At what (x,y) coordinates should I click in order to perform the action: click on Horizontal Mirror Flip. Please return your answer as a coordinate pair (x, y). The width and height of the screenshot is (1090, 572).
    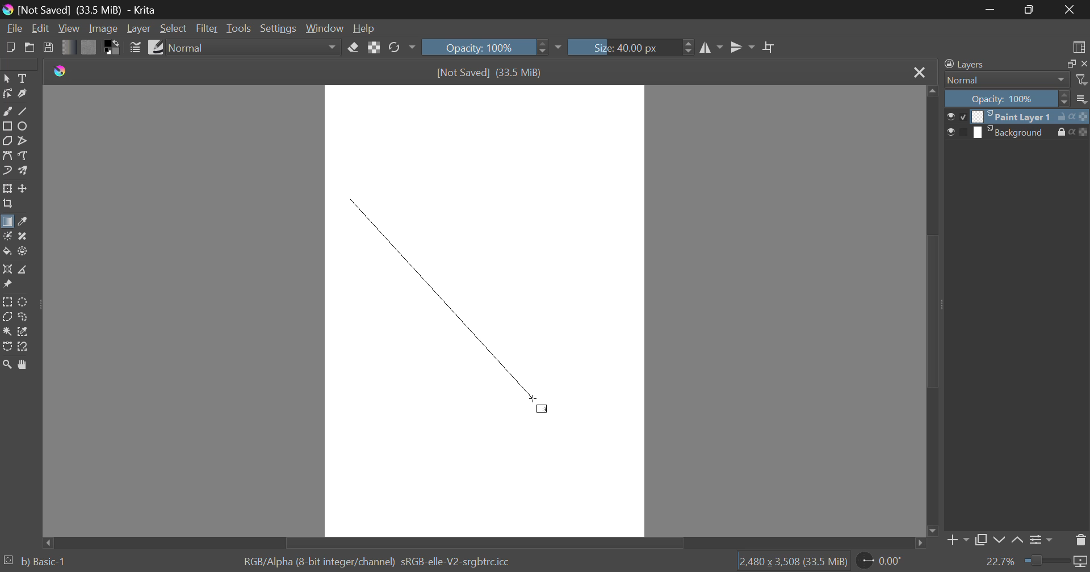
    Looking at the image, I should click on (740, 49).